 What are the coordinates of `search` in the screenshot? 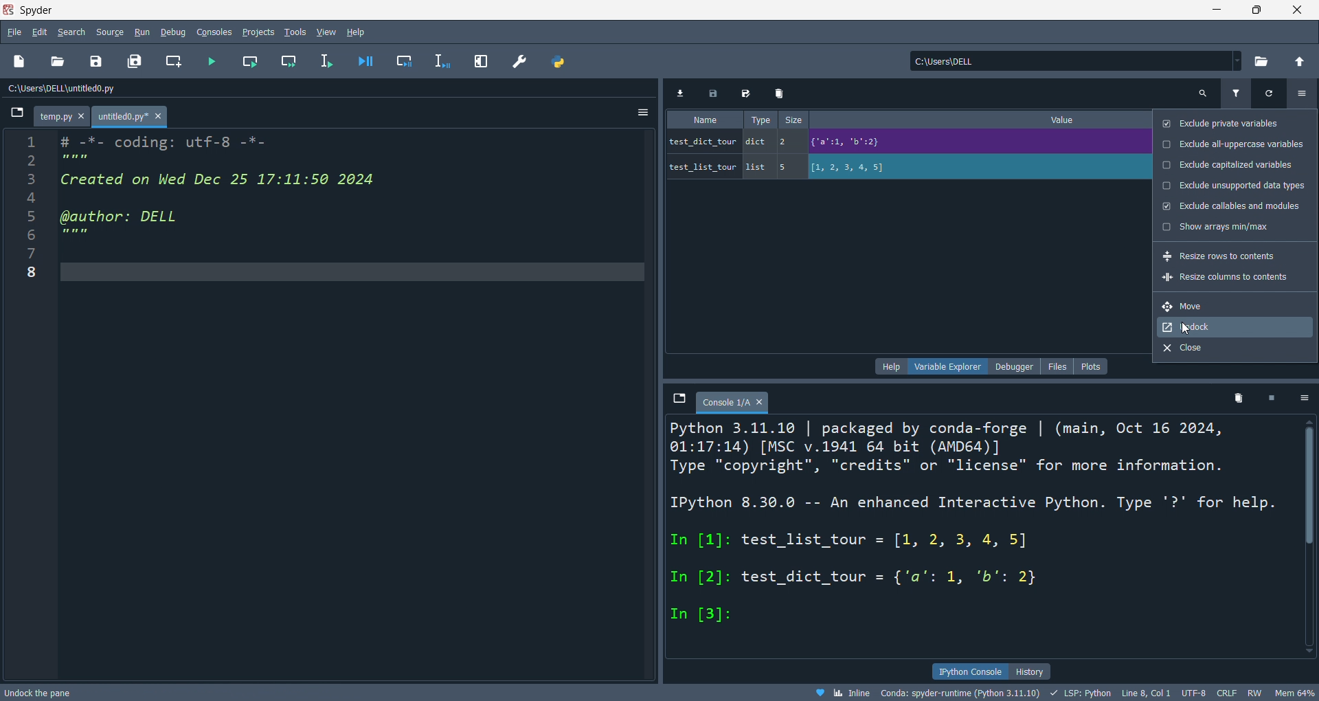 It's located at (1207, 93).